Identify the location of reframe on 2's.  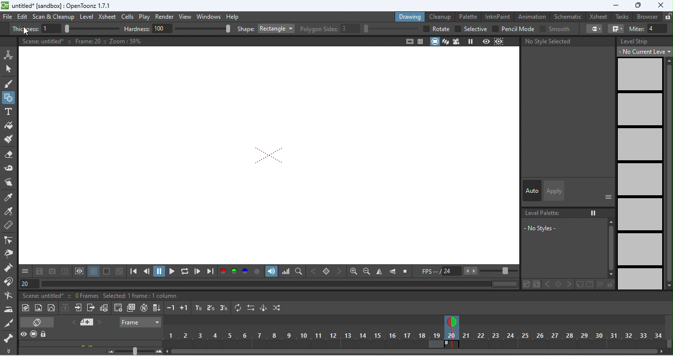
(211, 307).